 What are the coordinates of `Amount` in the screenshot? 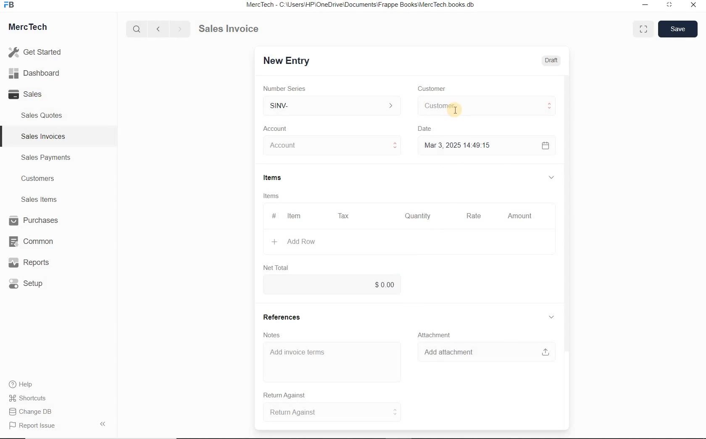 It's located at (519, 217).